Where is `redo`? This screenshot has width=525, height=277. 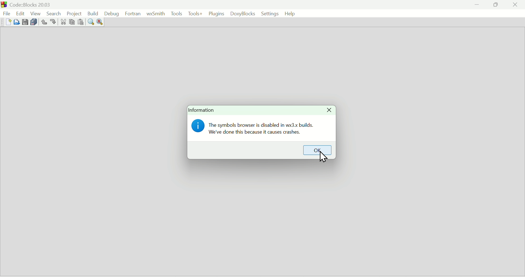
redo is located at coordinates (54, 22).